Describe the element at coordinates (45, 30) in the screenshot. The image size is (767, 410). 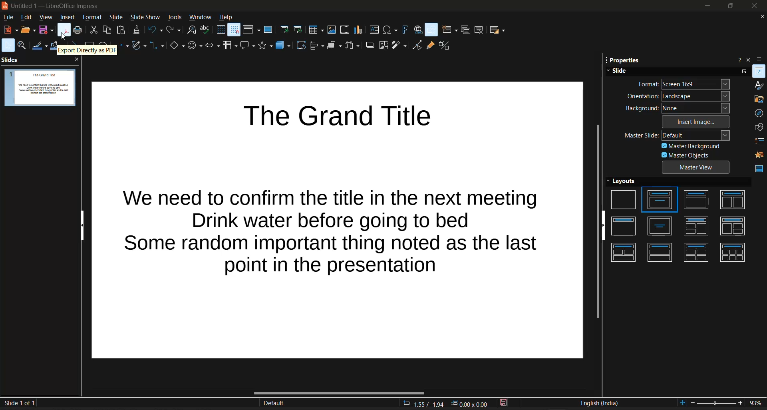
I see `save` at that location.